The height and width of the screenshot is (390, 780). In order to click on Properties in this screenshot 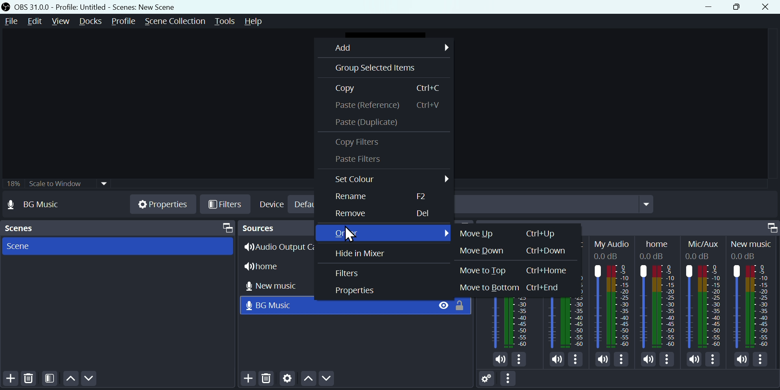, I will do `click(355, 292)`.